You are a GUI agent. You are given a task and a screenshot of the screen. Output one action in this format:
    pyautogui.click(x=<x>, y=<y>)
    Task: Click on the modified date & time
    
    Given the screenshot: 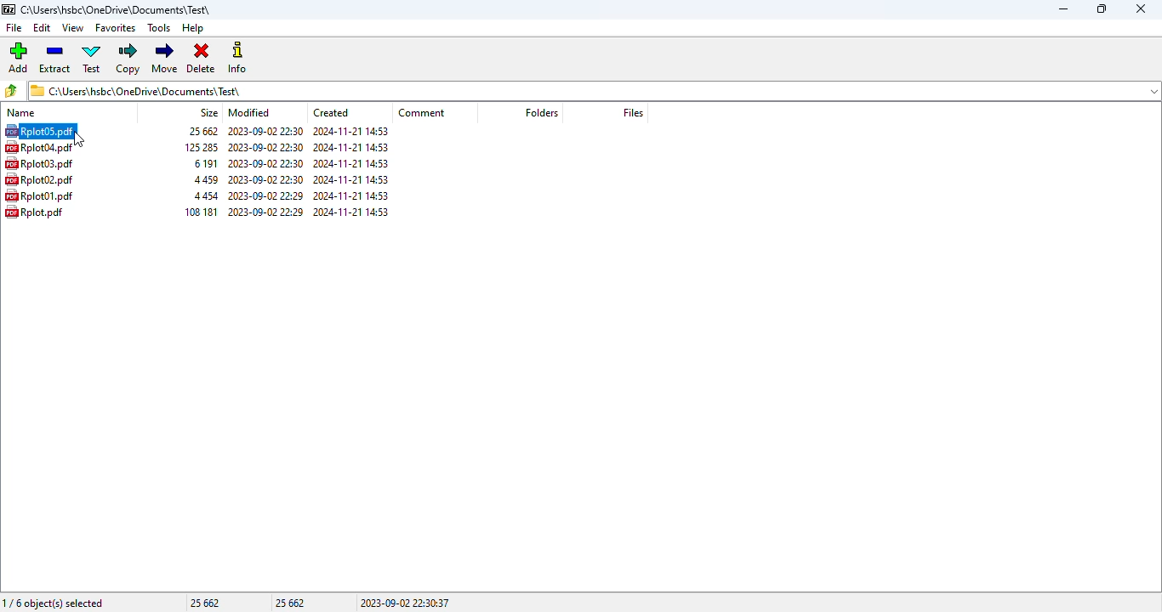 What is the action you would take?
    pyautogui.click(x=267, y=147)
    